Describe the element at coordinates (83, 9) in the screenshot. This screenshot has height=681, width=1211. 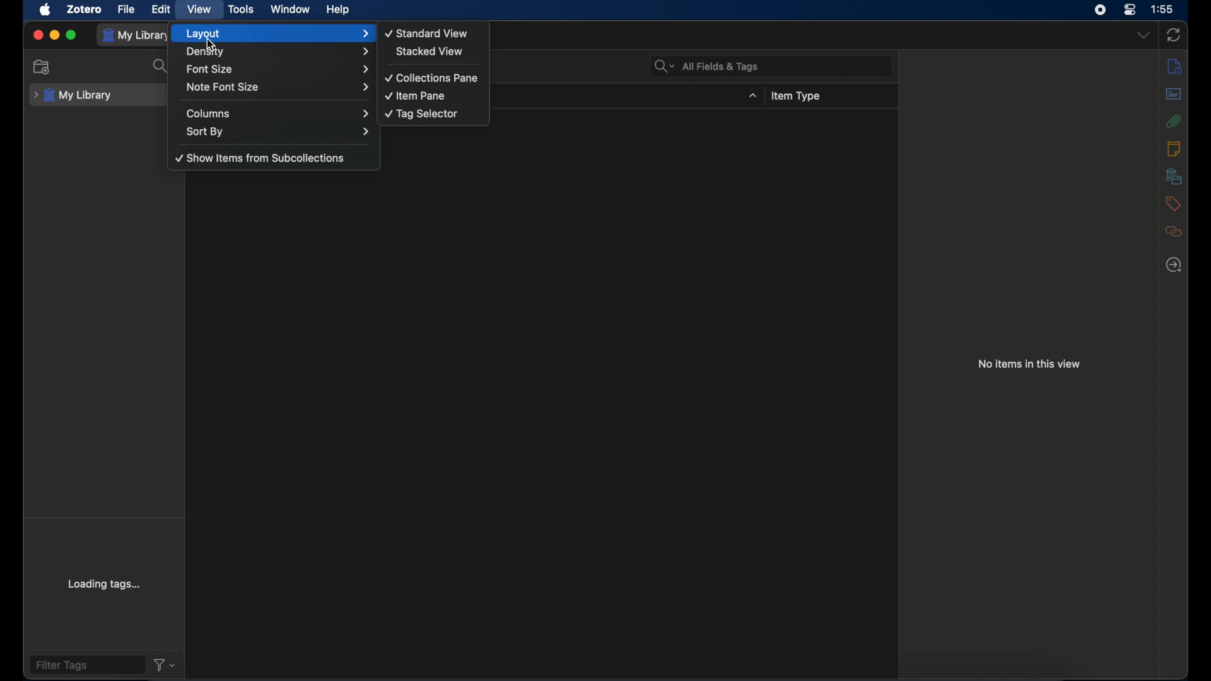
I see `zotero` at that location.